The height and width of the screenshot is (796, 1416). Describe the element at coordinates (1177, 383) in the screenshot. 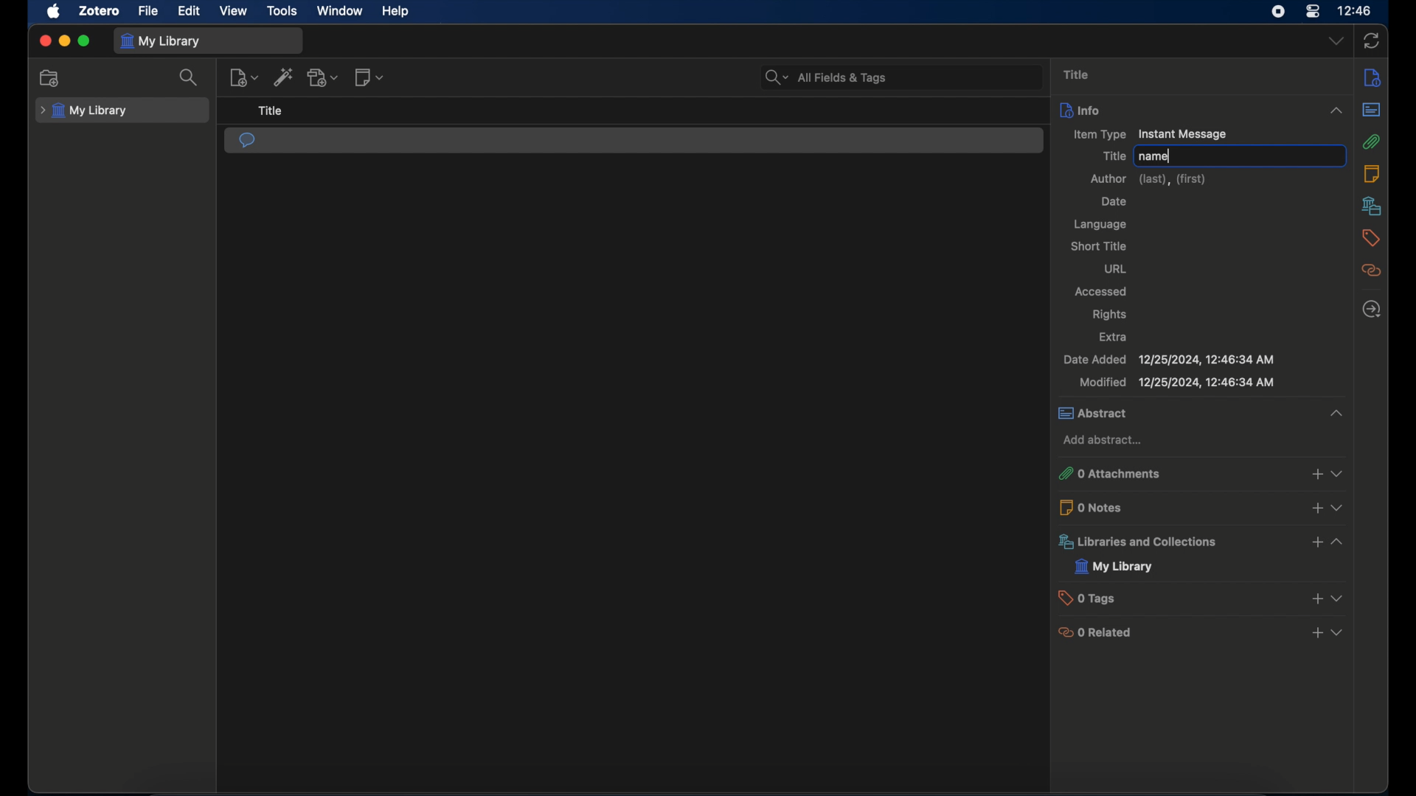

I see `modified` at that location.